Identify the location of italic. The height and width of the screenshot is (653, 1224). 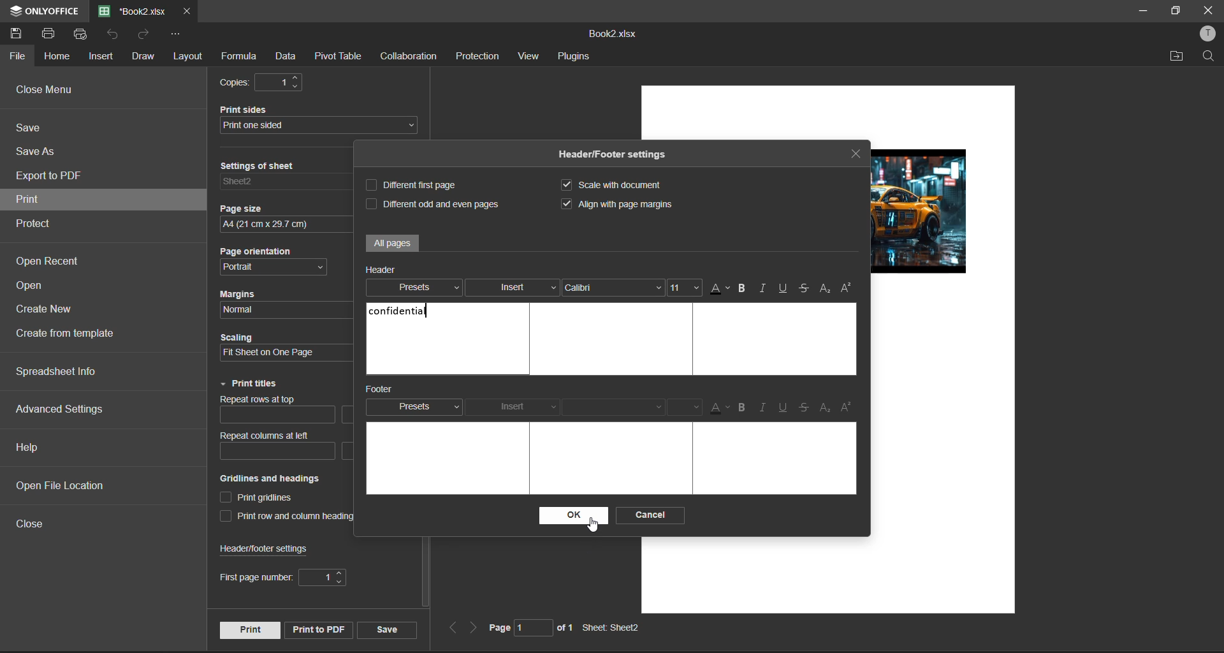
(764, 290).